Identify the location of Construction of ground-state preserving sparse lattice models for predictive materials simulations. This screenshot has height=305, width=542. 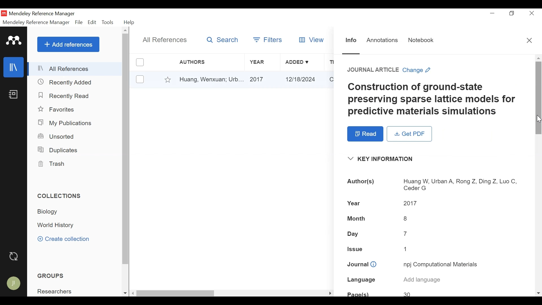
(432, 99).